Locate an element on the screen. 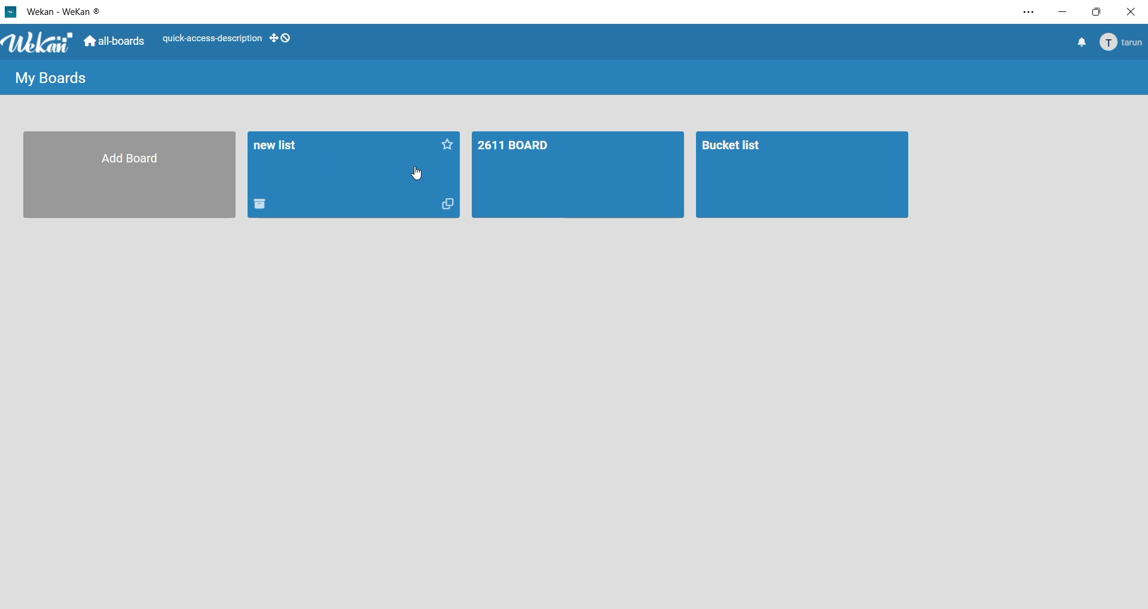 This screenshot has height=609, width=1148. minimize is located at coordinates (1065, 12).